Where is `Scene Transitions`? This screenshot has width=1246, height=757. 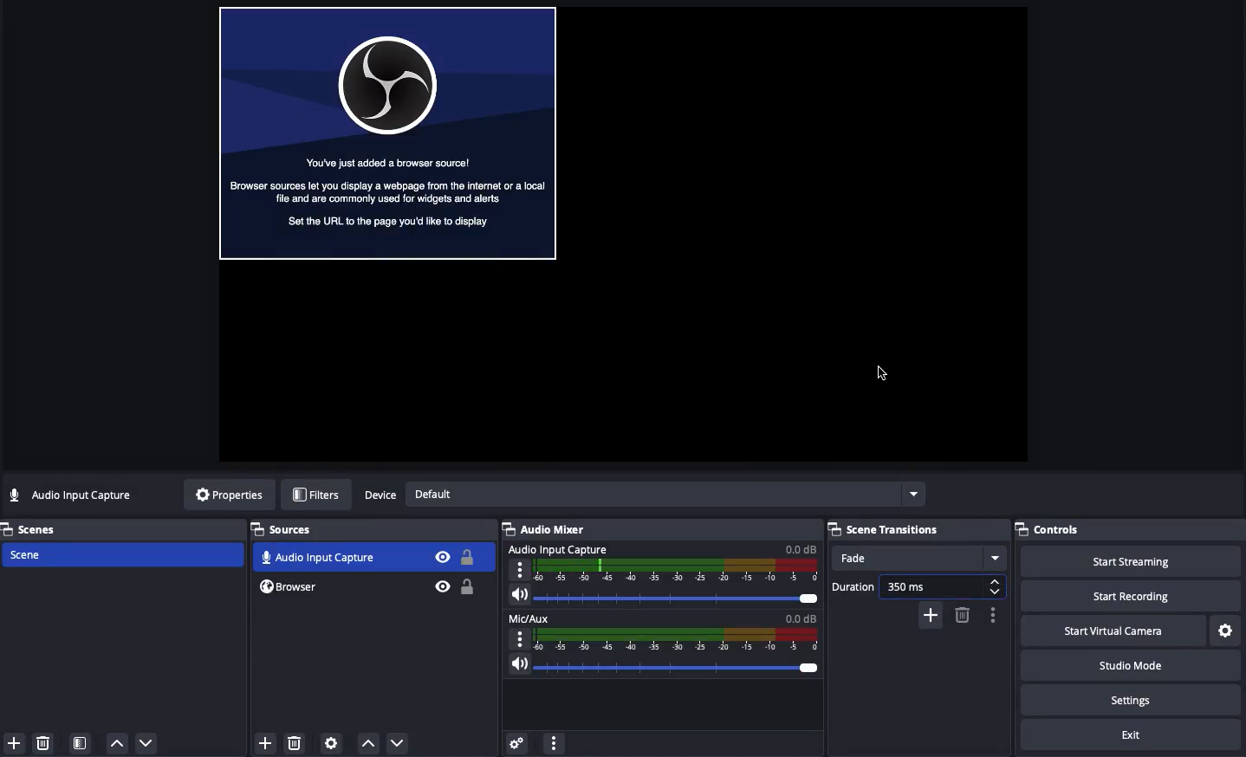 Scene Transitions is located at coordinates (872, 531).